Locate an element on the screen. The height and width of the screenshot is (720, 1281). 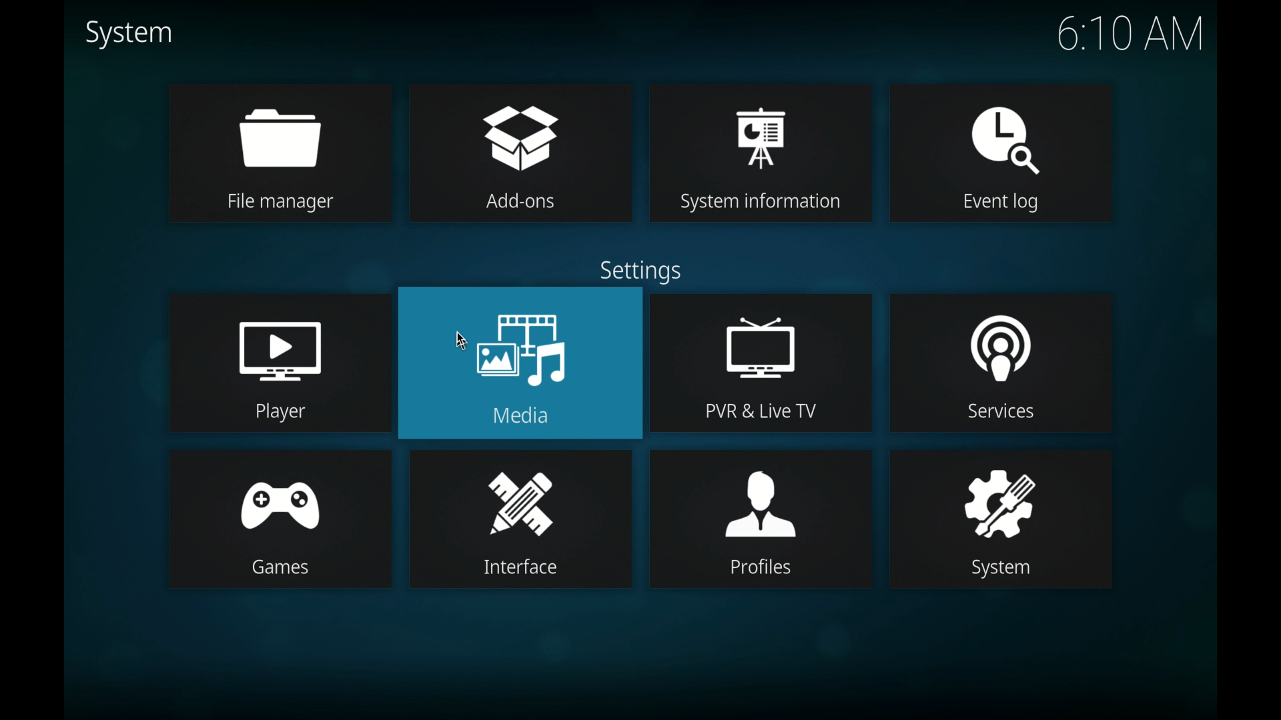
system is located at coordinates (128, 33).